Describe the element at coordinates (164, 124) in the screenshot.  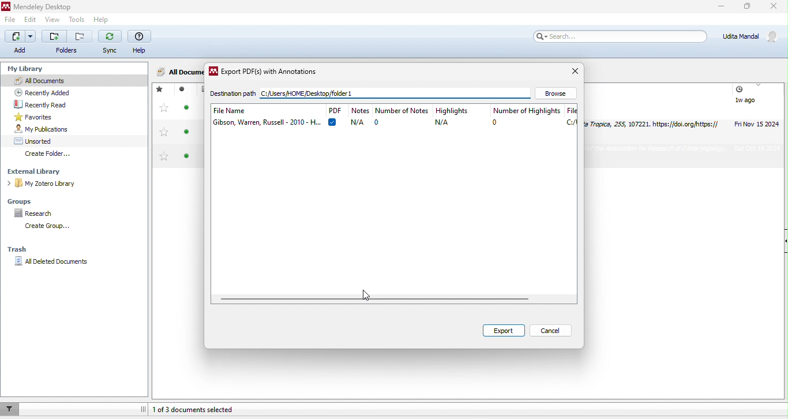
I see `add this reference to favourites` at that location.